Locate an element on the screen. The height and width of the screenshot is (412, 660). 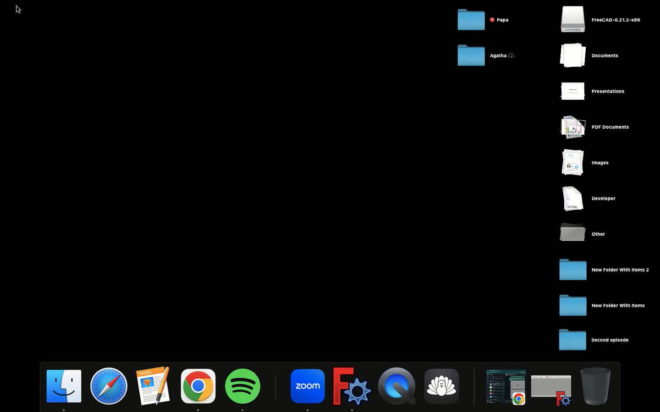
Images is located at coordinates (588, 163).